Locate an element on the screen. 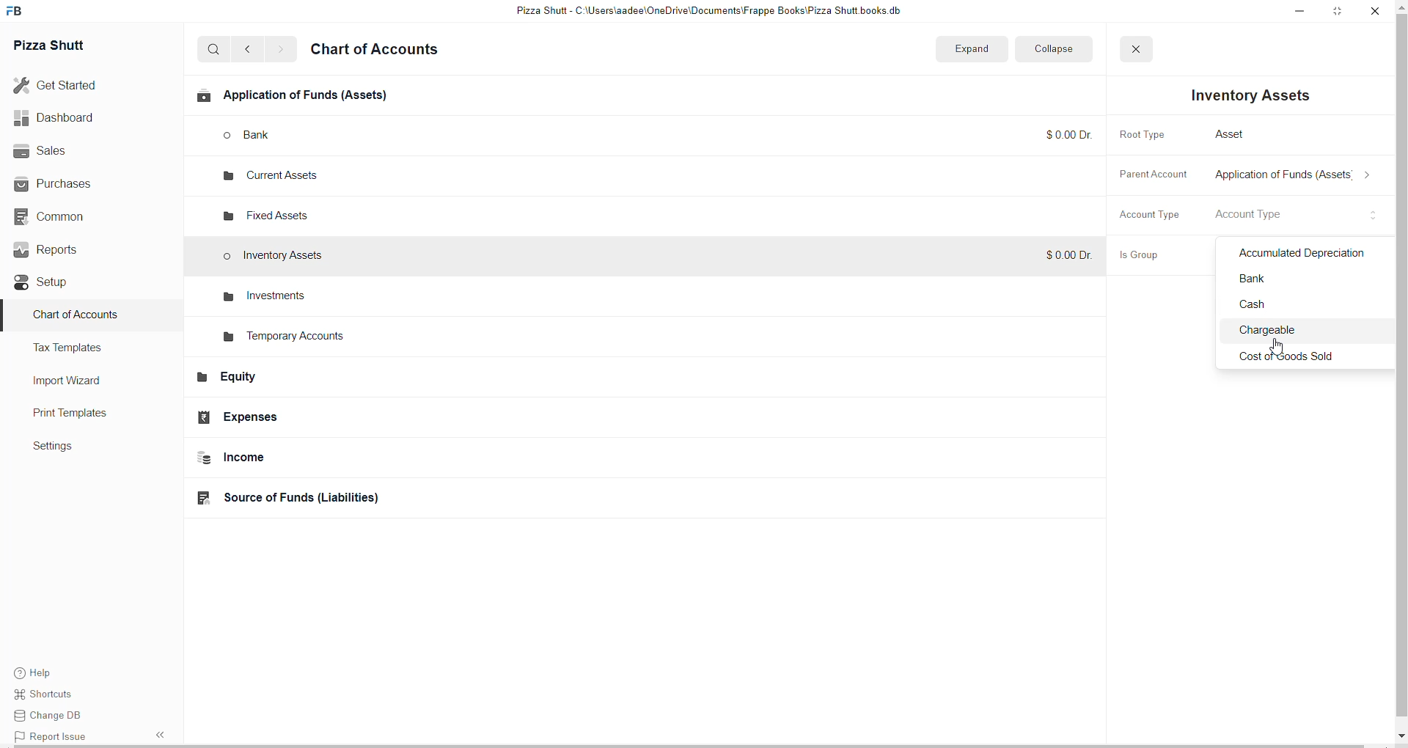 This screenshot has width=1408, height=748. select parent account  is located at coordinates (1297, 177).